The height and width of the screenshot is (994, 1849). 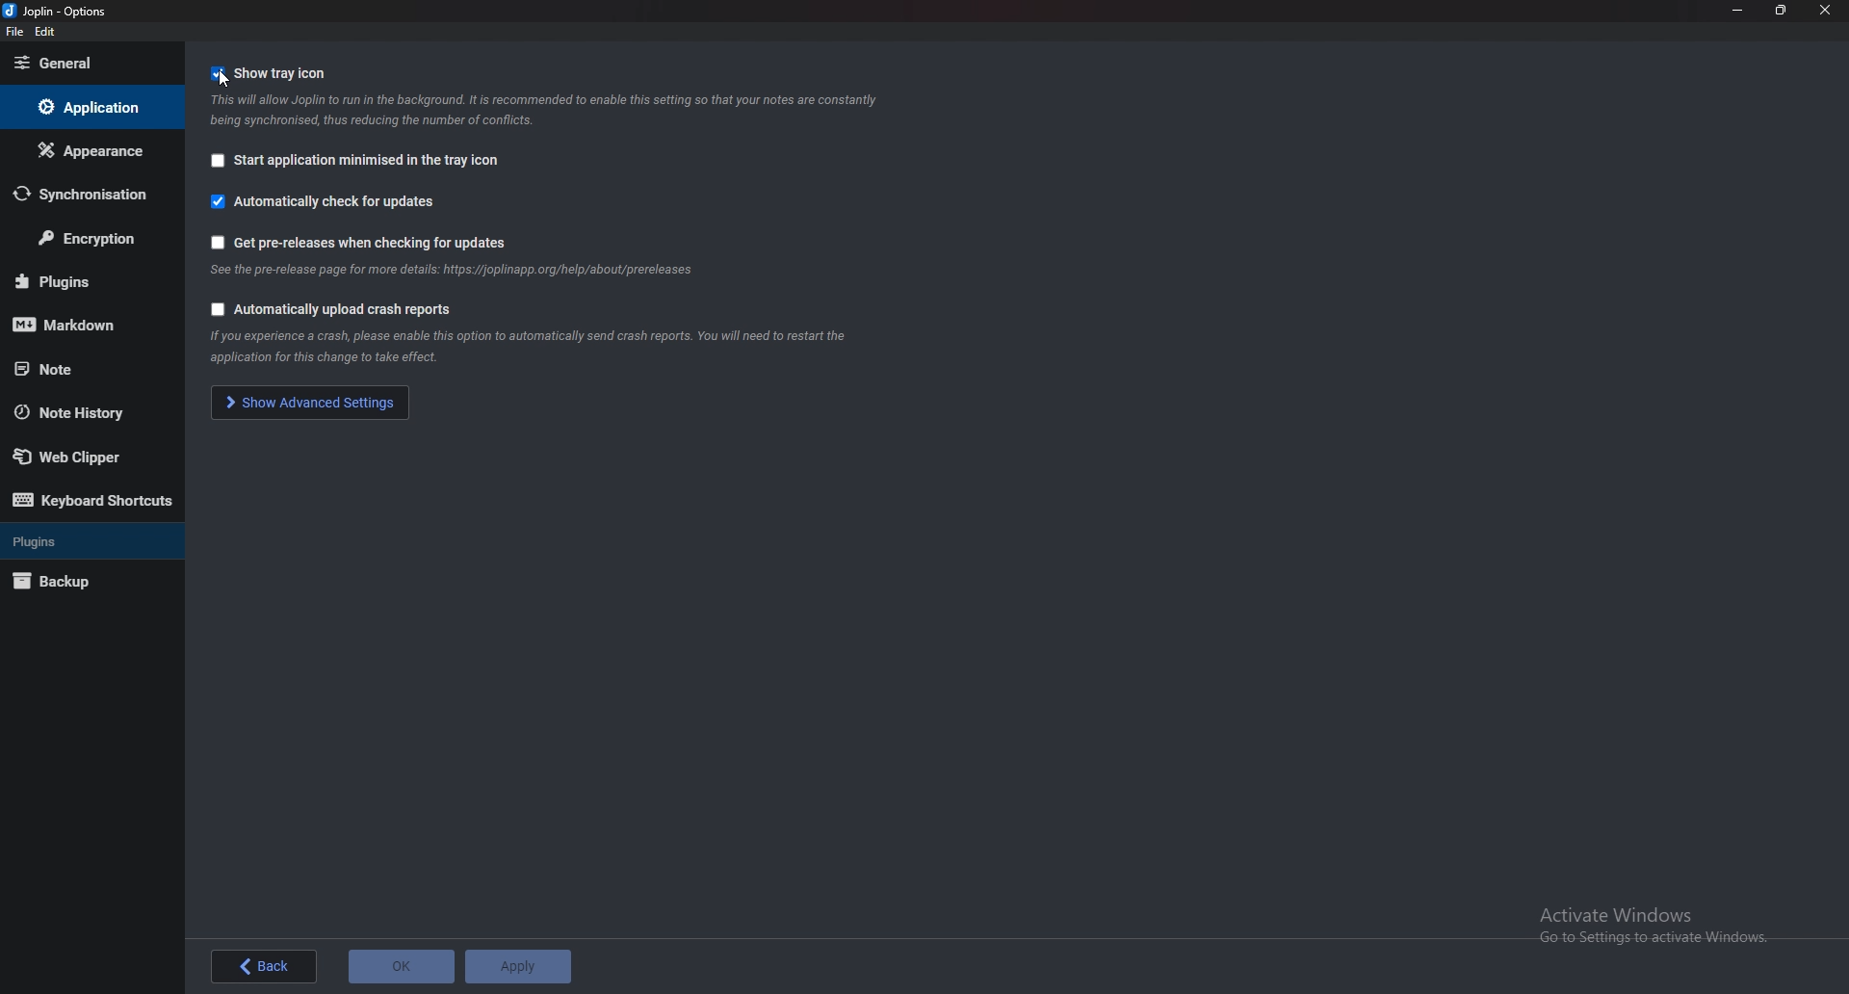 I want to click on Minimize, so click(x=1737, y=10).